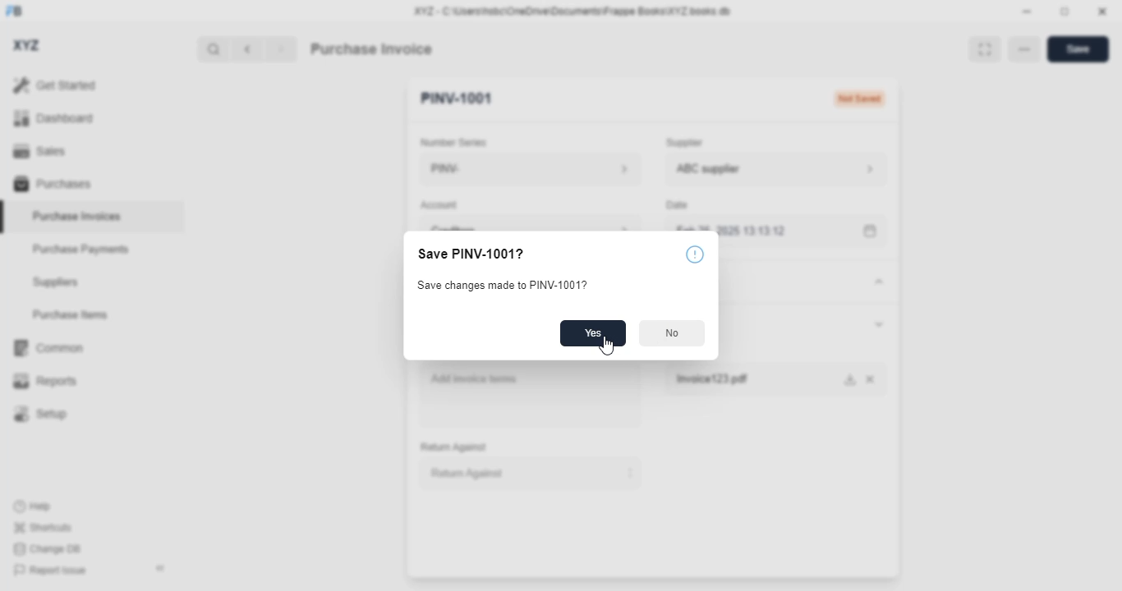 The image size is (1122, 591). What do you see at coordinates (214, 49) in the screenshot?
I see `search` at bounding box center [214, 49].